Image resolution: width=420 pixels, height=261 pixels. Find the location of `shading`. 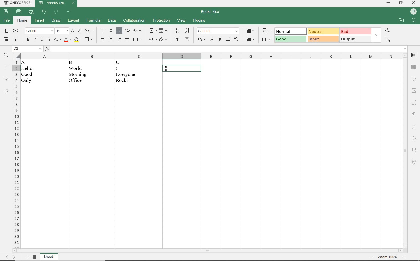

shading is located at coordinates (163, 40).